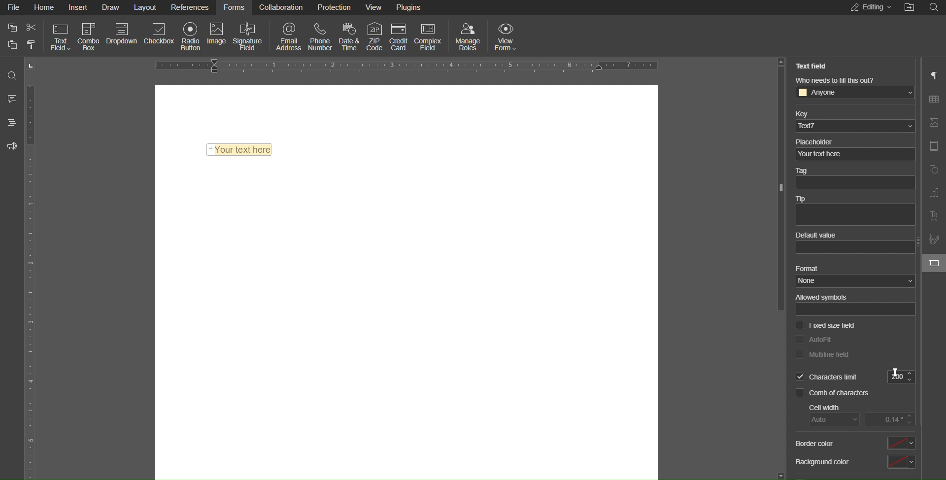  What do you see at coordinates (235, 8) in the screenshot?
I see `Forms` at bounding box center [235, 8].